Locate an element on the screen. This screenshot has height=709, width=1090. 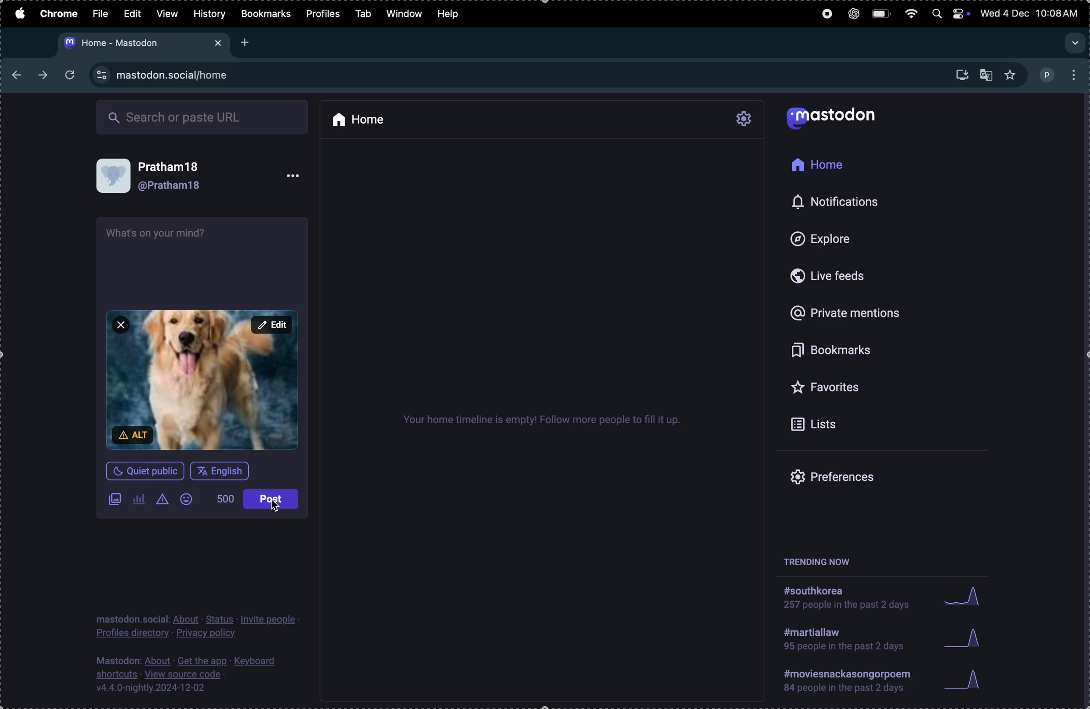
nexttab is located at coordinates (44, 76).